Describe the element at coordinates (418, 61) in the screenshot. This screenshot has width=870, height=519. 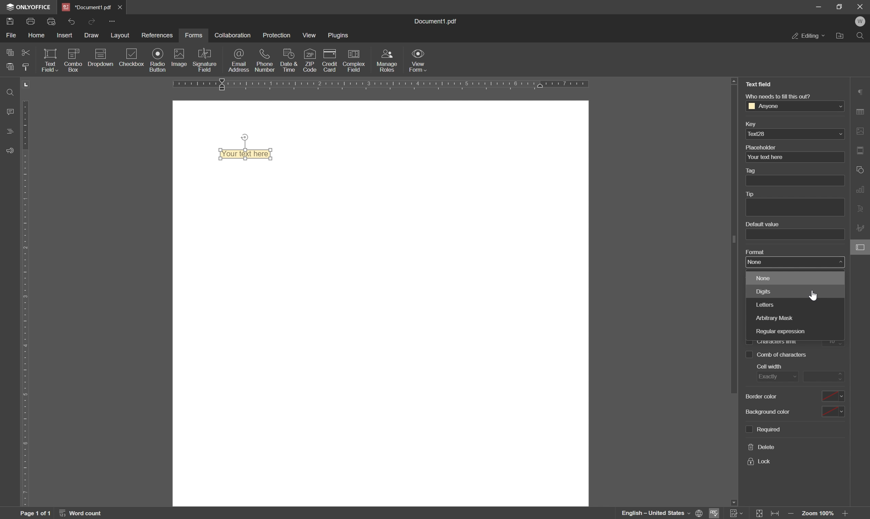
I see `view form` at that location.